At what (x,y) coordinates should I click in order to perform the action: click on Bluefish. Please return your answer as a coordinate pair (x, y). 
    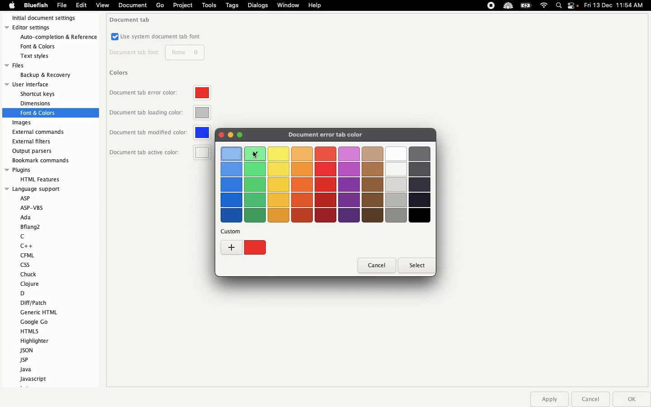
    Looking at the image, I should click on (34, 5).